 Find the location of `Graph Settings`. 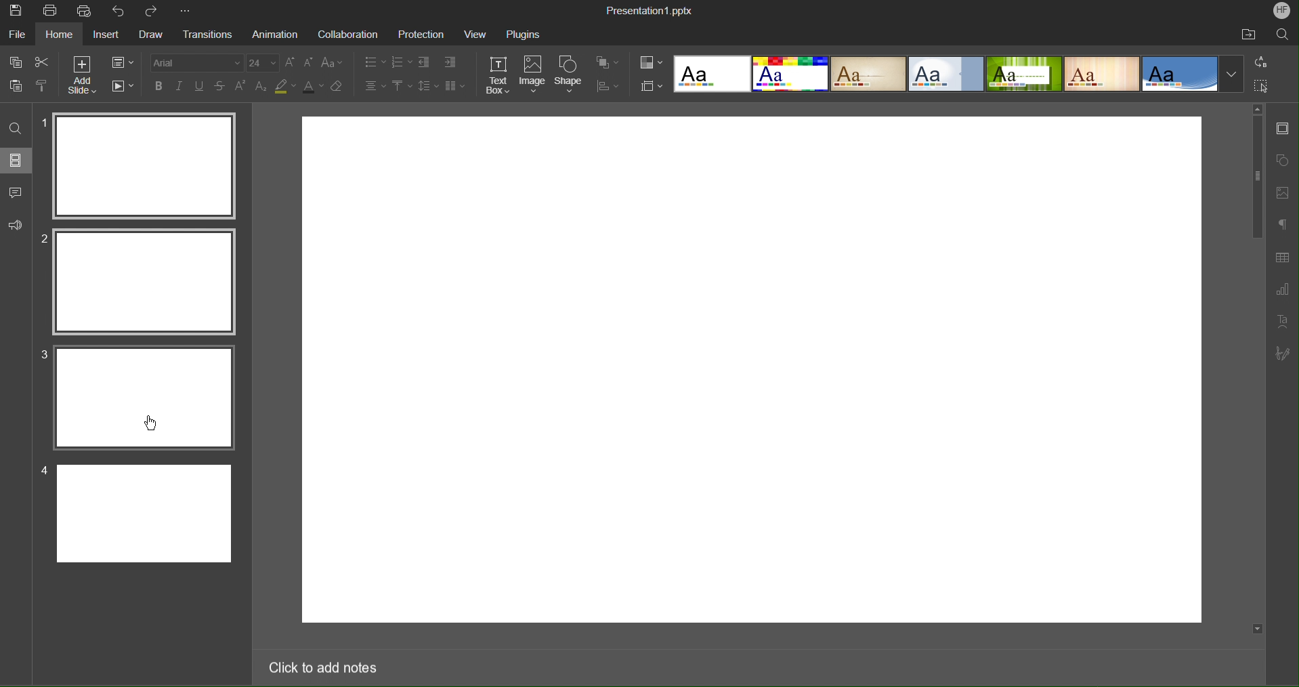

Graph Settings is located at coordinates (1281, 288).